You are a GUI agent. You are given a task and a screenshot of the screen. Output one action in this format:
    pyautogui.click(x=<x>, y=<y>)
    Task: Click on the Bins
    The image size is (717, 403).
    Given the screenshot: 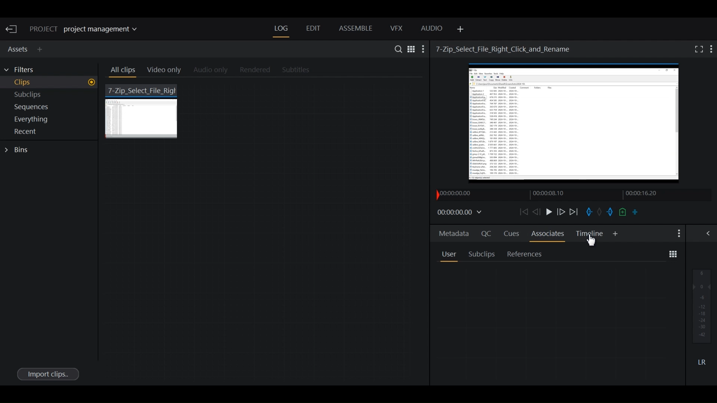 What is the action you would take?
    pyautogui.click(x=19, y=150)
    